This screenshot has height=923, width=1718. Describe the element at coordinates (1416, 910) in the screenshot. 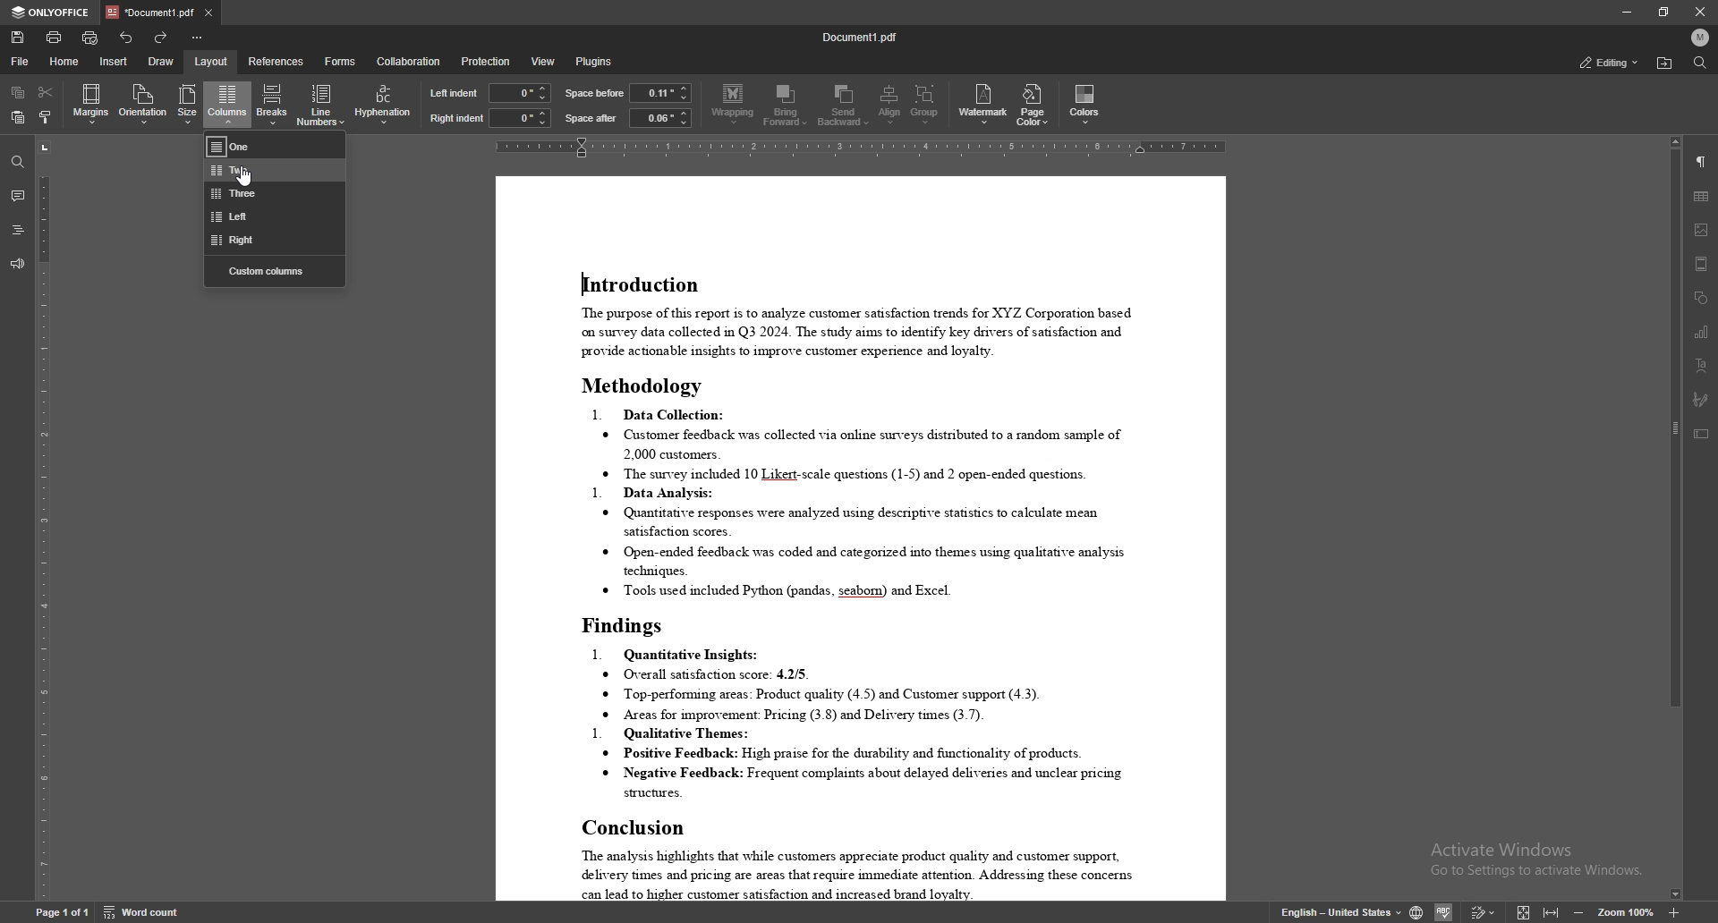

I see `change doc language` at that location.